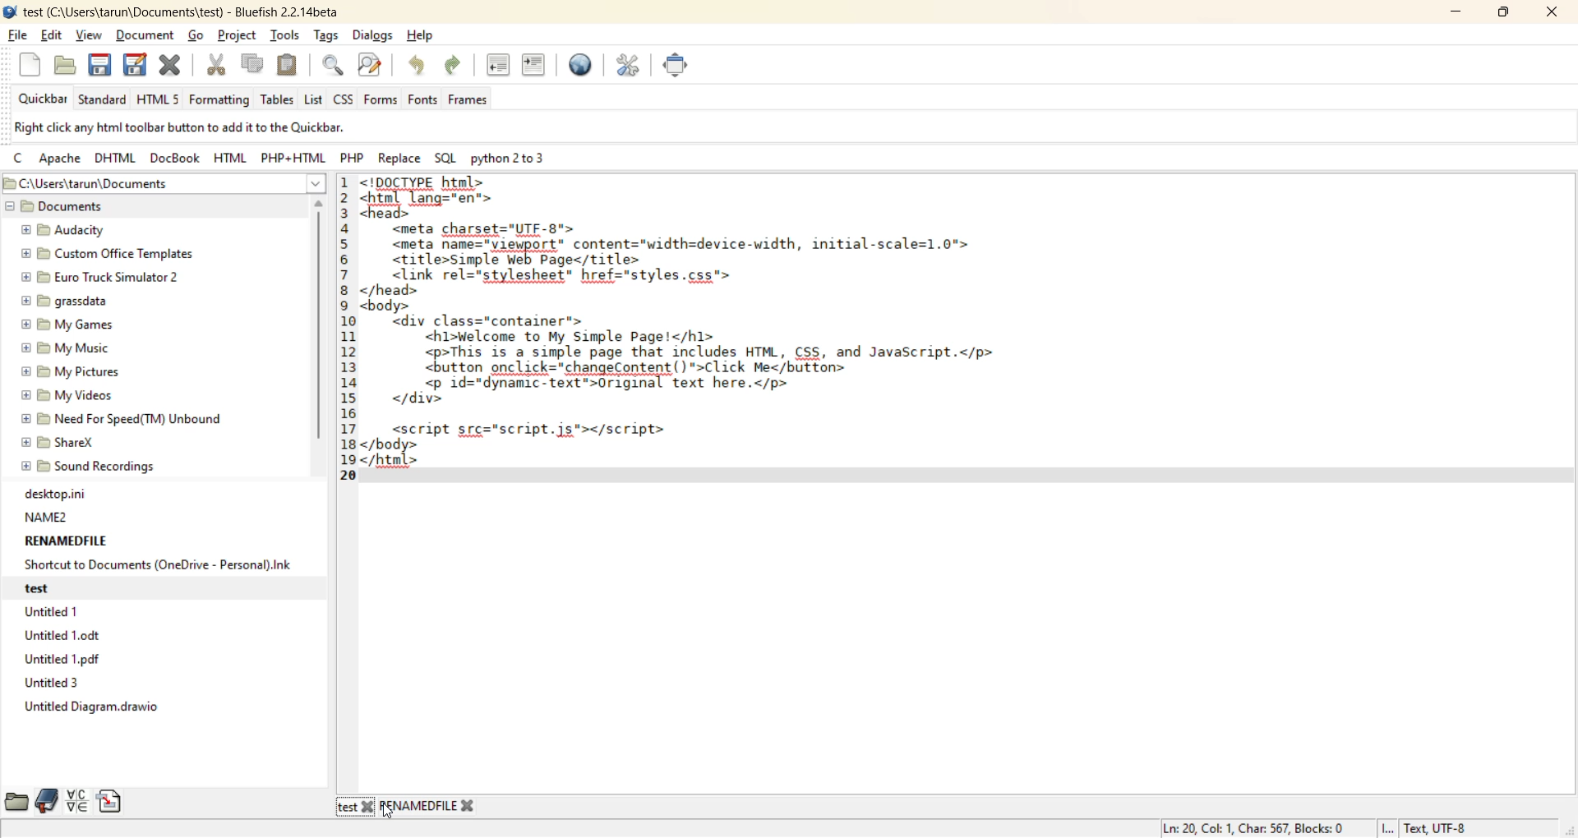 This screenshot has width=1578, height=838. I want to click on preview in browser, so click(586, 67).